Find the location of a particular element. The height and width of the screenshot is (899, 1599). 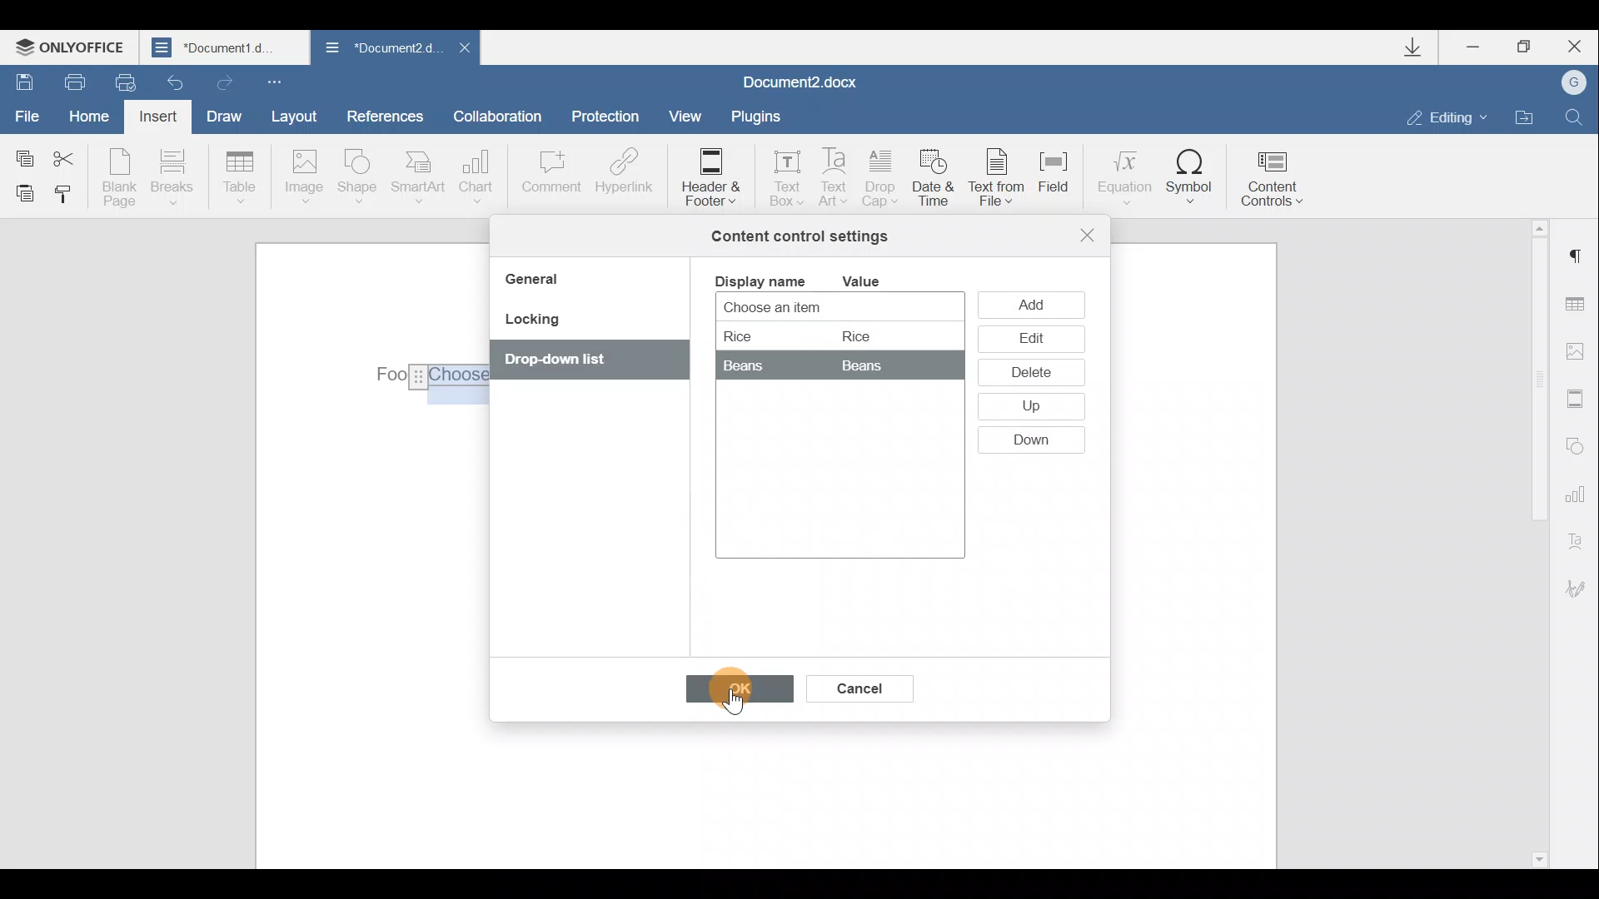

ONLYOFFICE is located at coordinates (73, 47).